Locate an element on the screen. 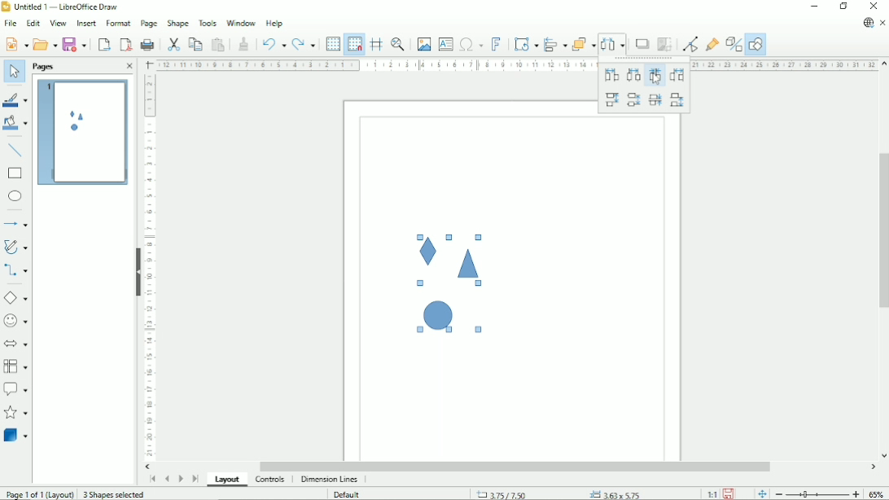 This screenshot has height=500, width=889. Close is located at coordinates (129, 67).